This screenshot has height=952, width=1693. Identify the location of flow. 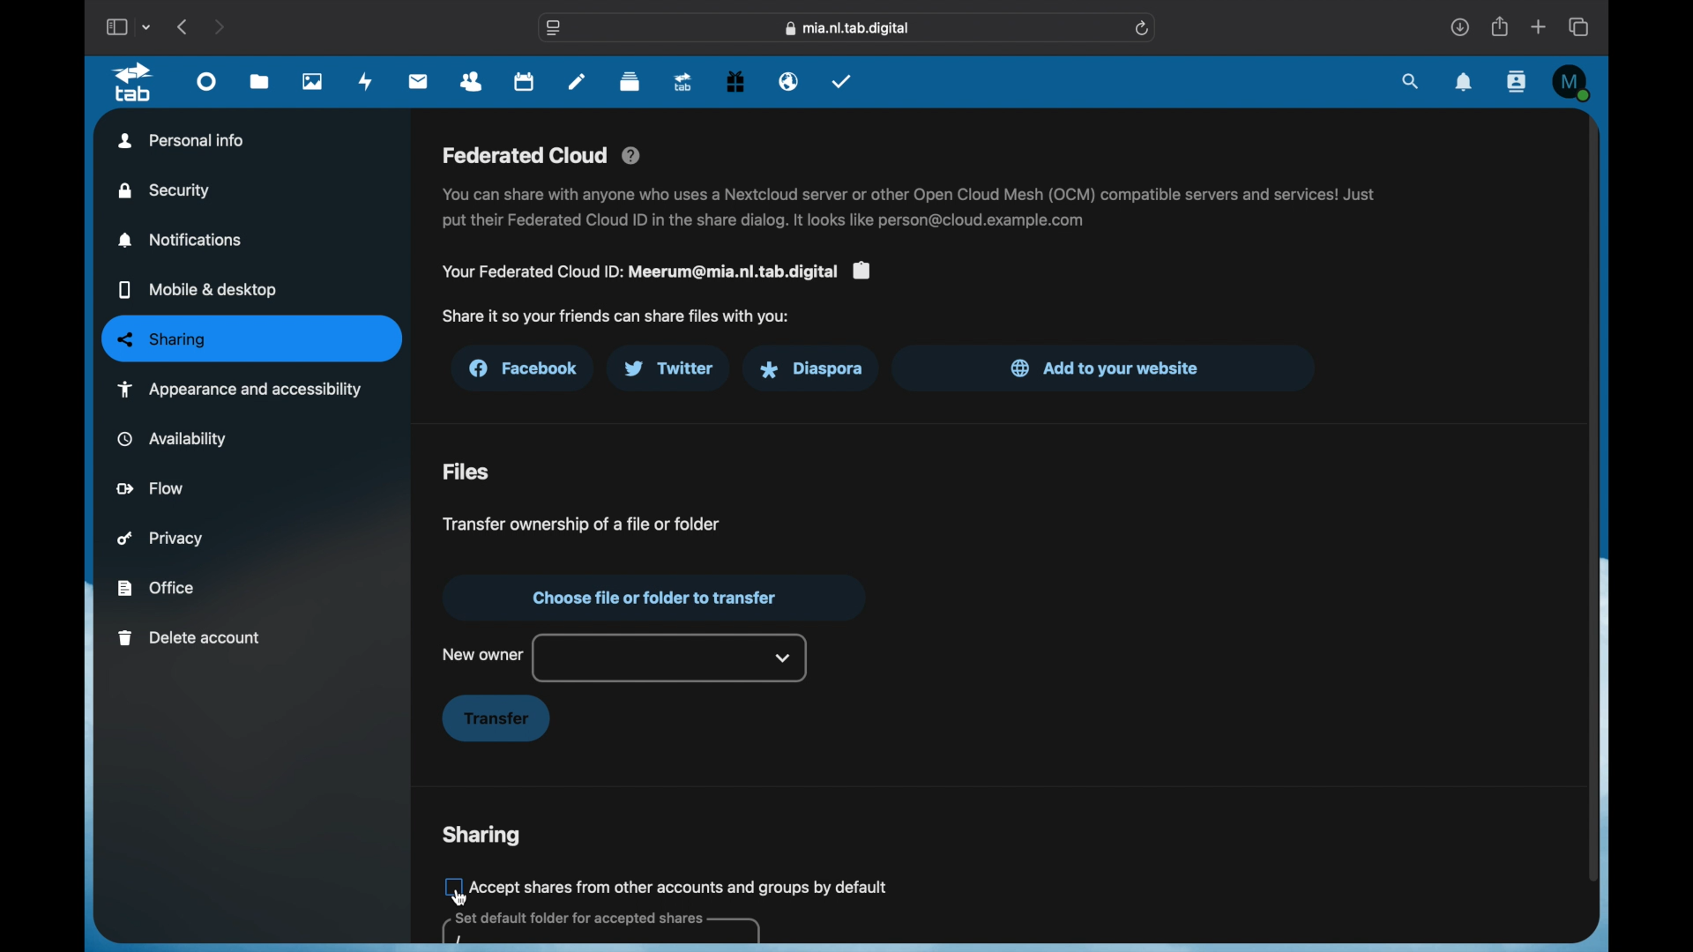
(152, 487).